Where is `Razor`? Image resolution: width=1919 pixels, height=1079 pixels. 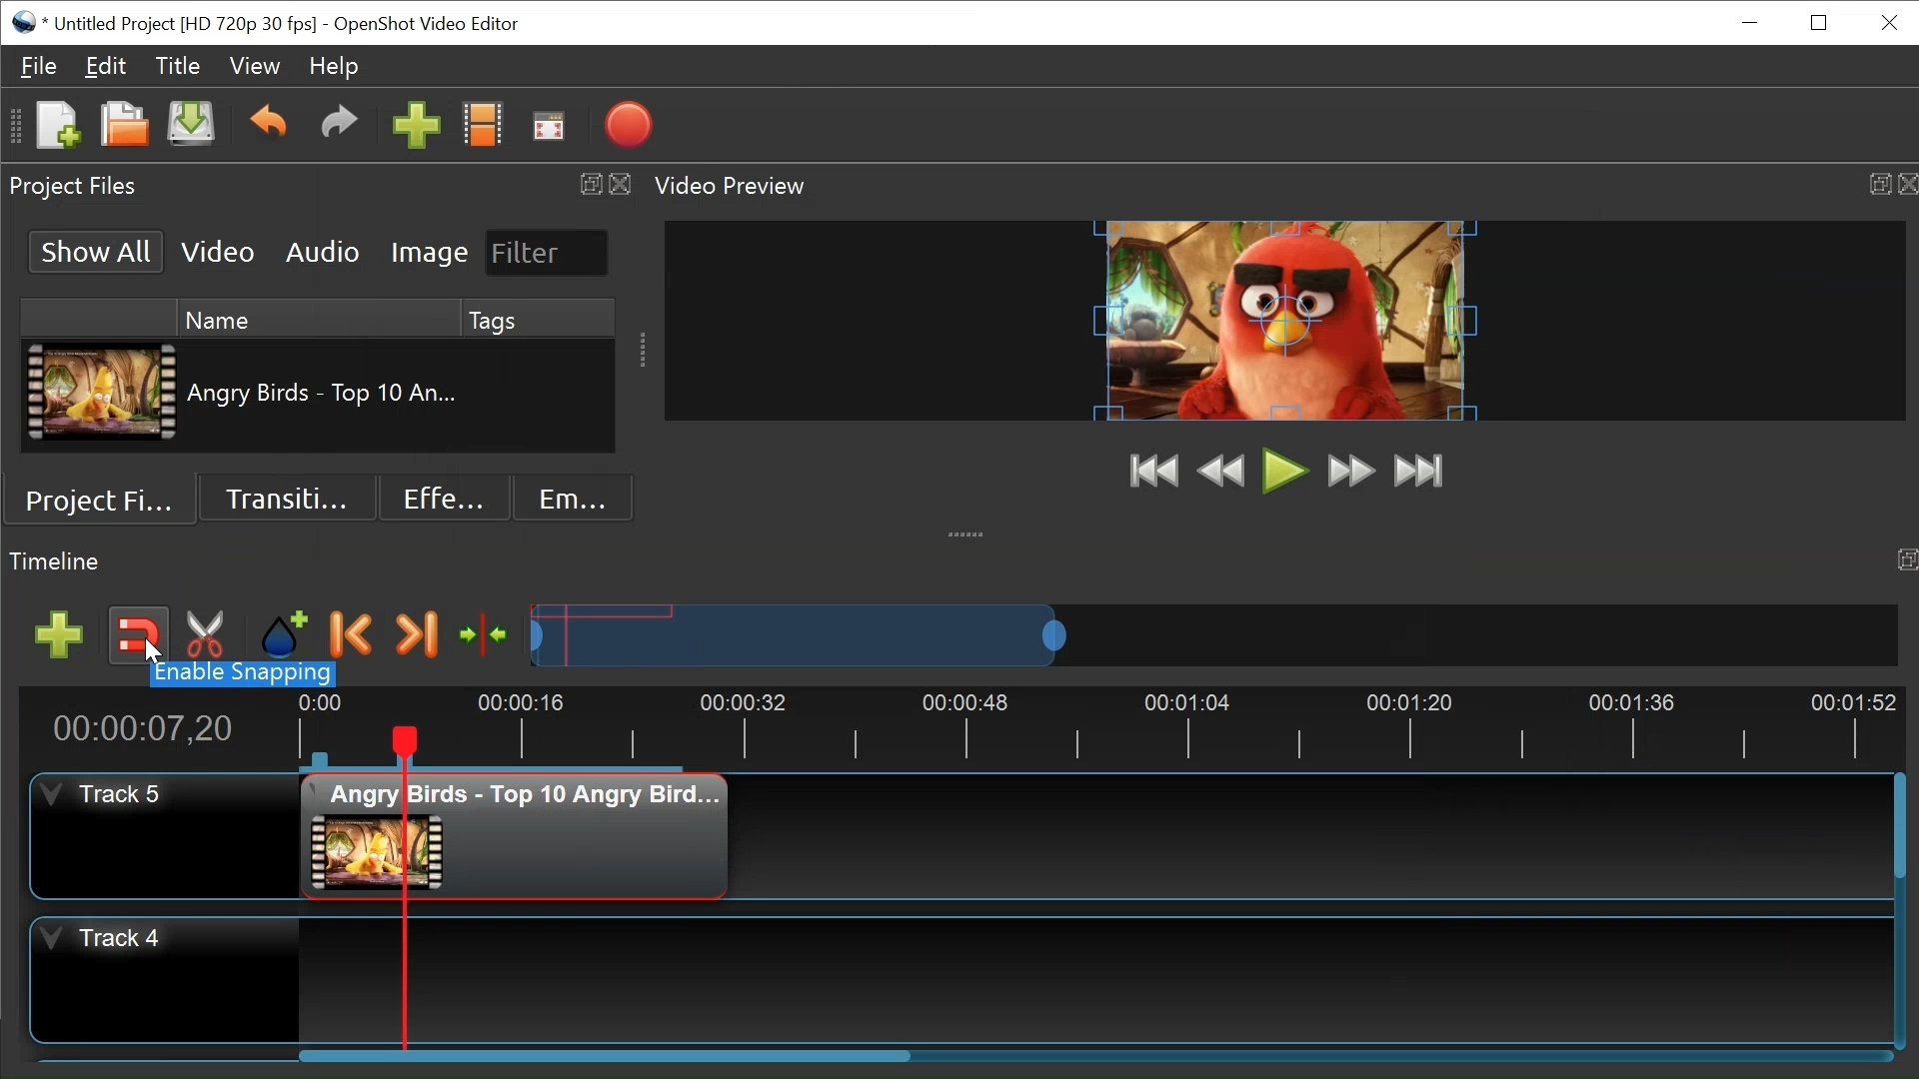
Razor is located at coordinates (211, 635).